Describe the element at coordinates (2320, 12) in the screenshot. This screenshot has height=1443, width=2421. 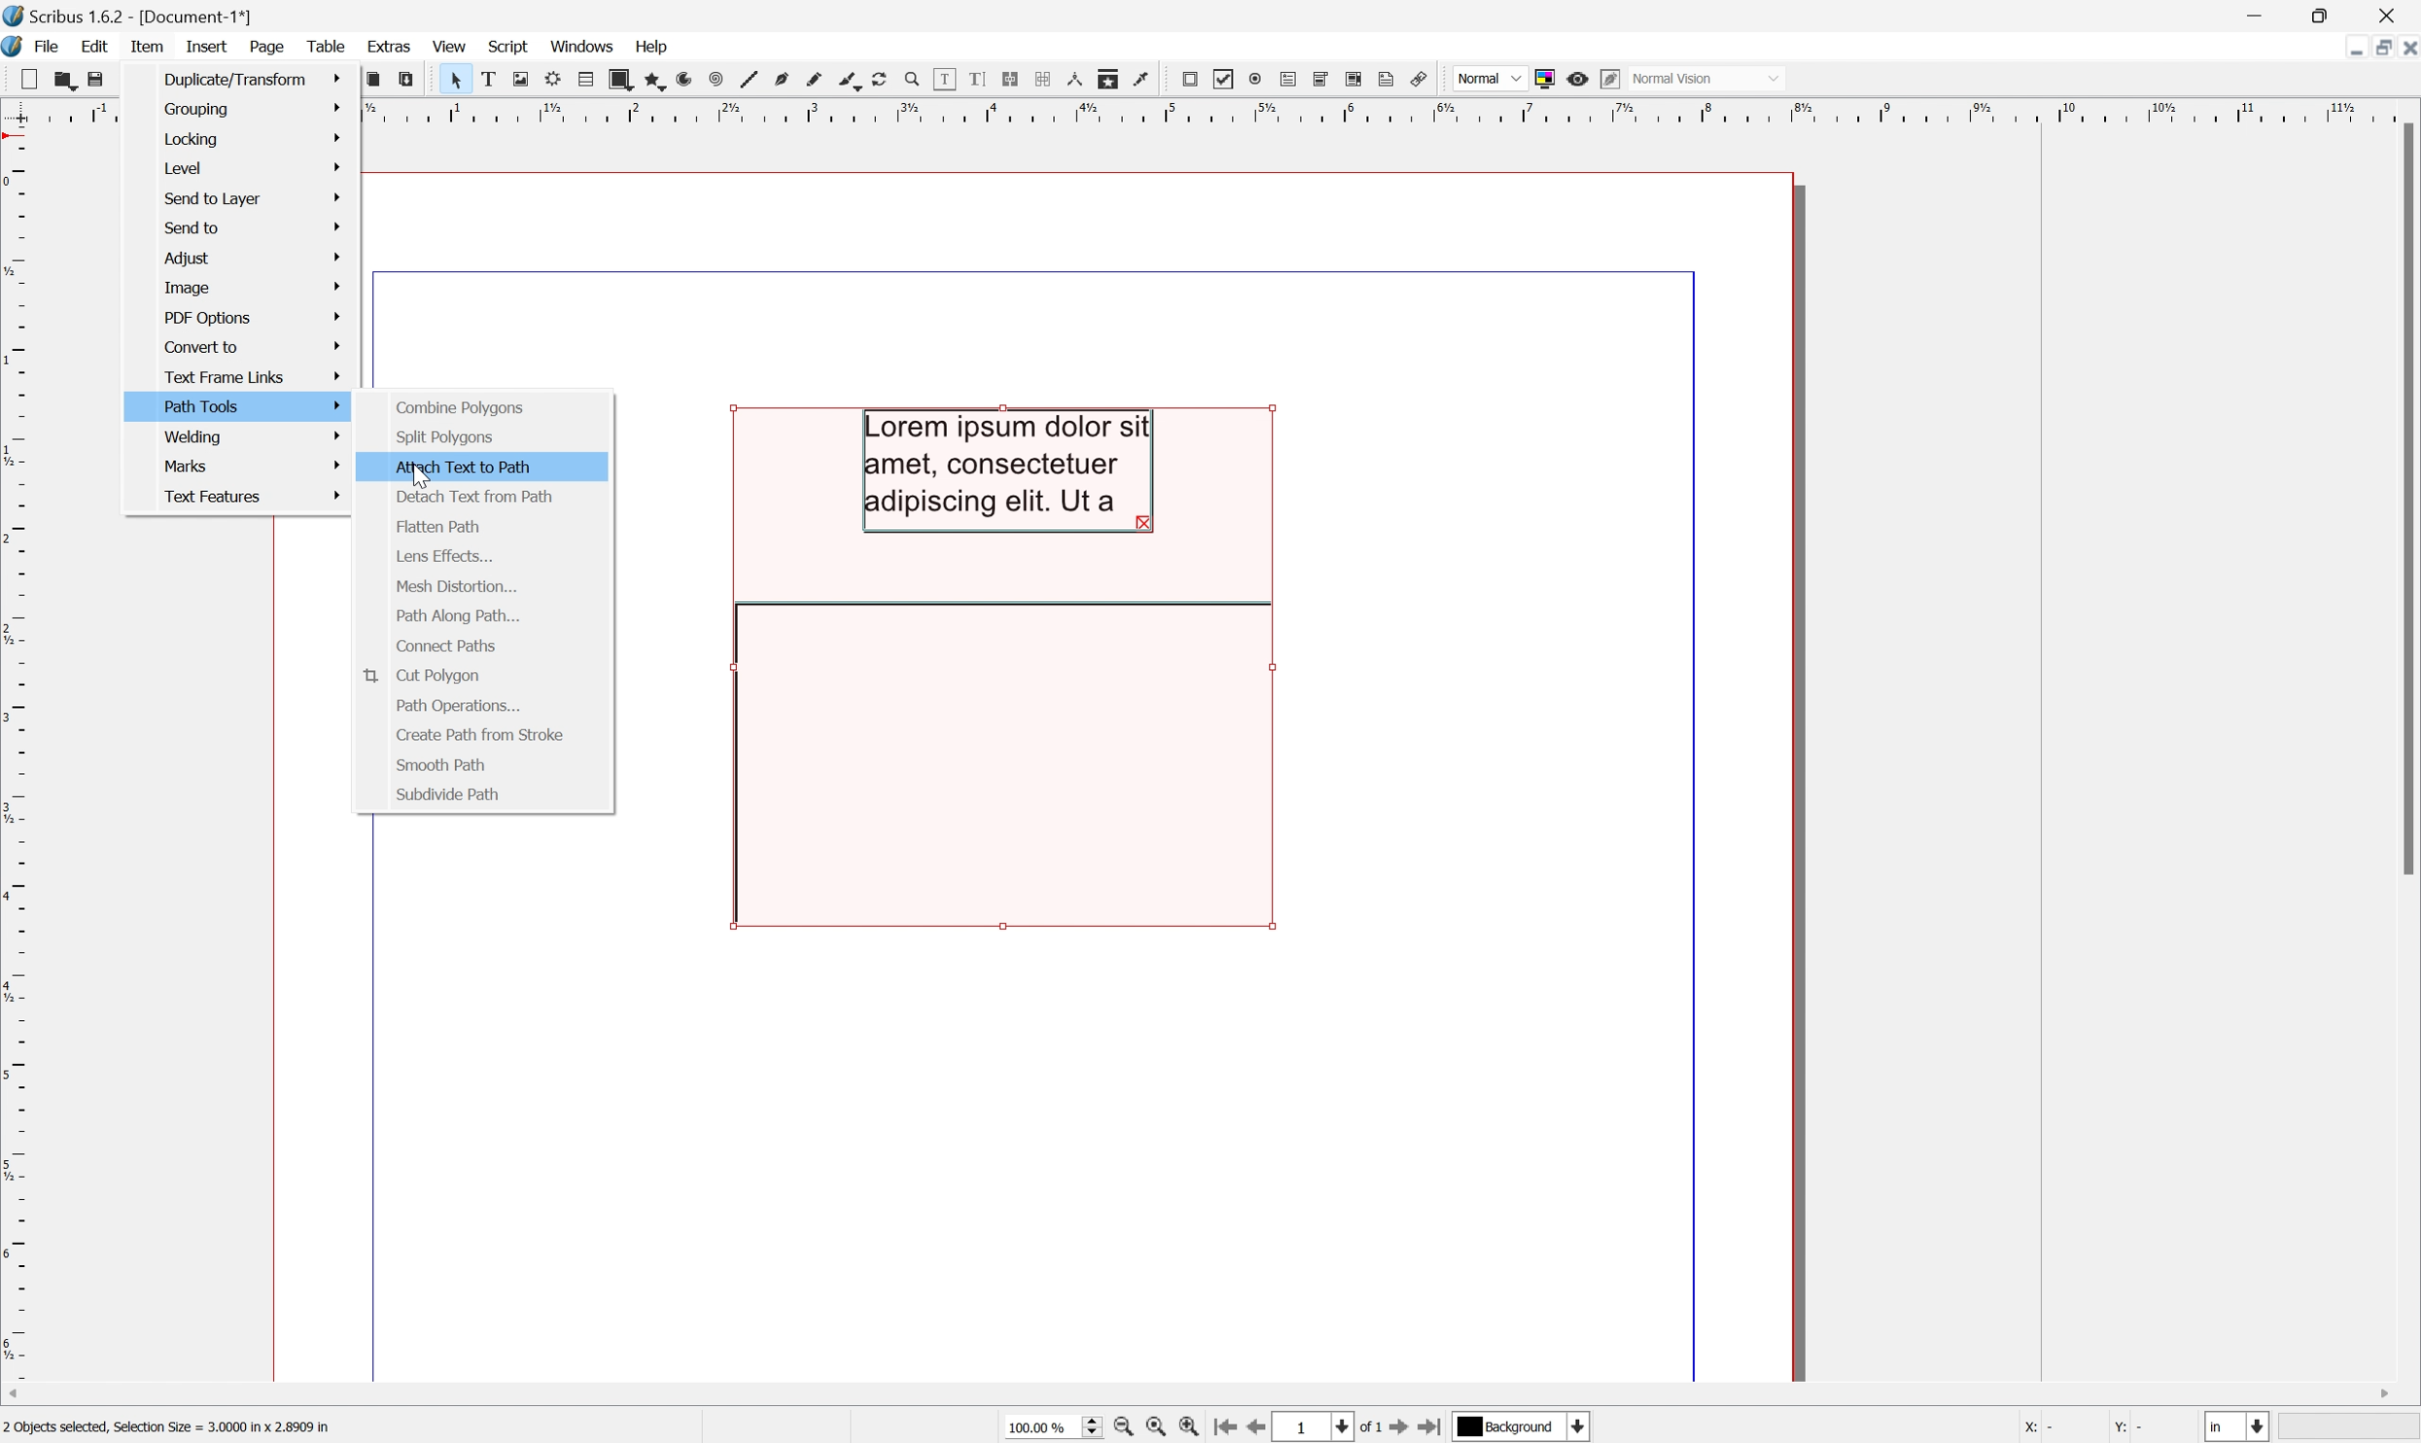
I see `Restore Down` at that location.